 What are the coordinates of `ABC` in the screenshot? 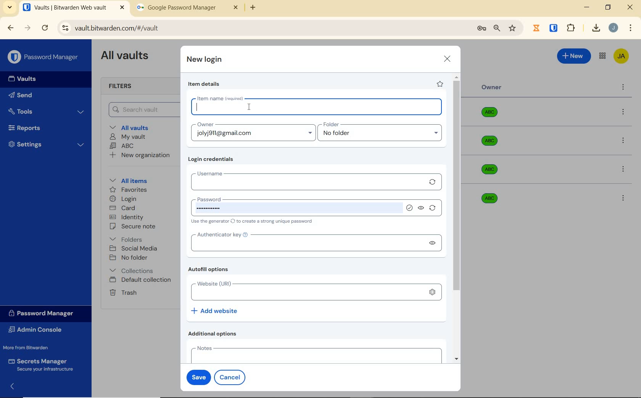 It's located at (122, 146).